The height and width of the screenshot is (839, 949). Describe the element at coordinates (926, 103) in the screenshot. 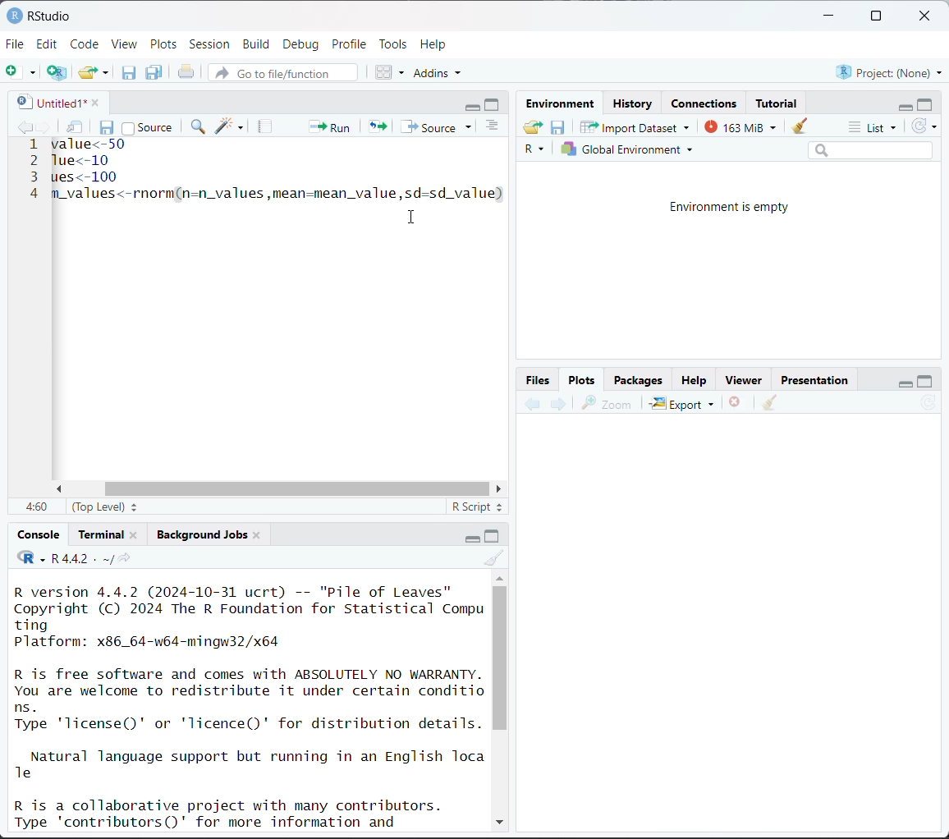

I see `maximize` at that location.